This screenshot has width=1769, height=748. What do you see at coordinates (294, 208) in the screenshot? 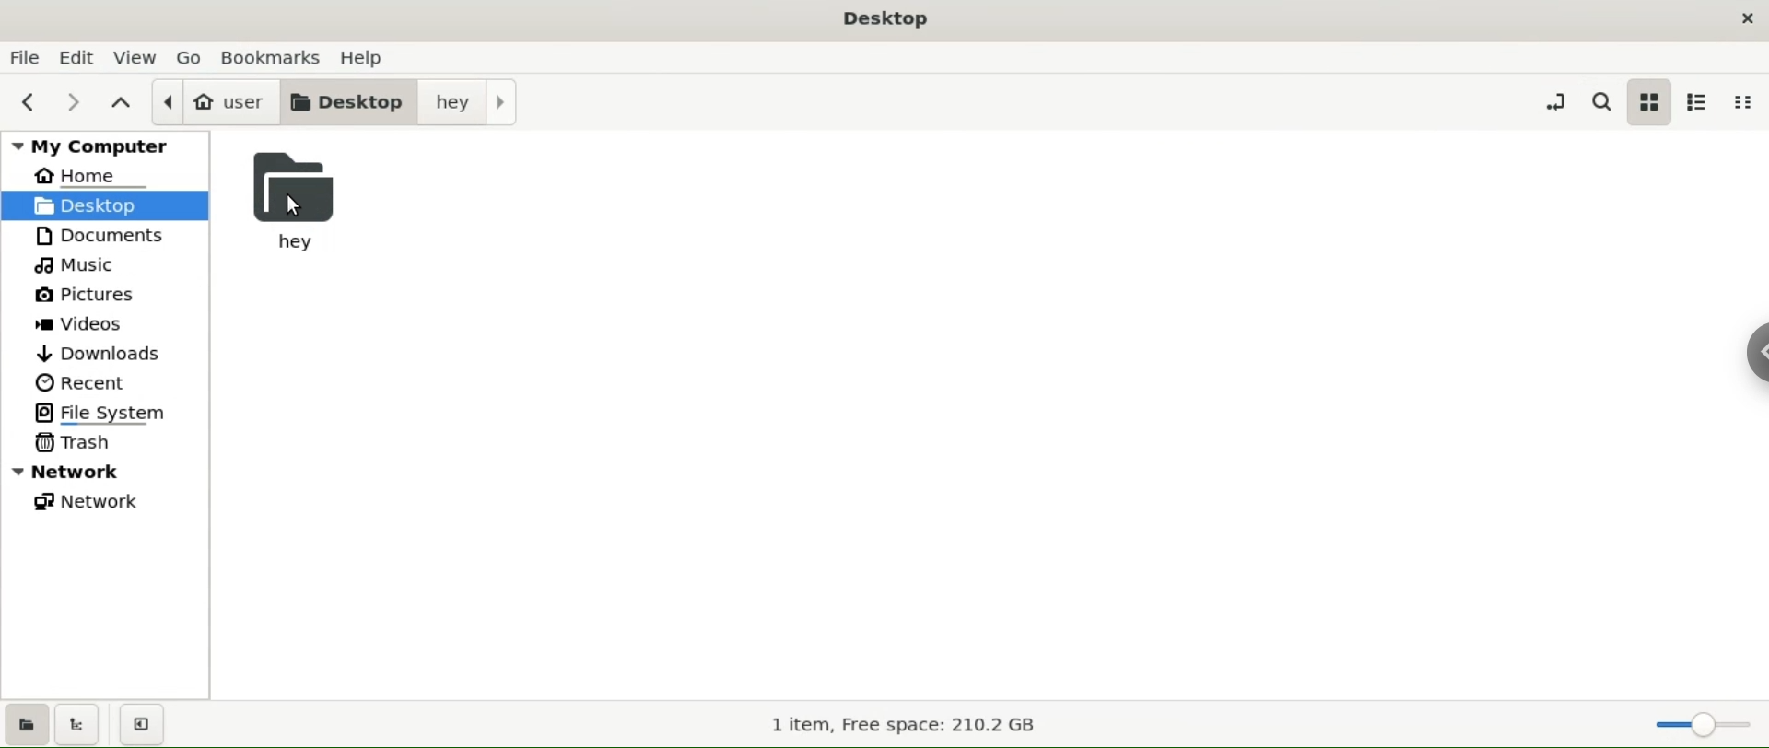
I see `cursor` at bounding box center [294, 208].